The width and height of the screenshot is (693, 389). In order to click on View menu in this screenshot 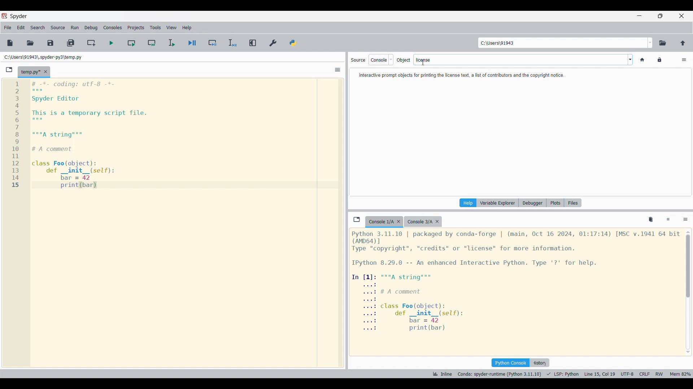, I will do `click(172, 28)`.